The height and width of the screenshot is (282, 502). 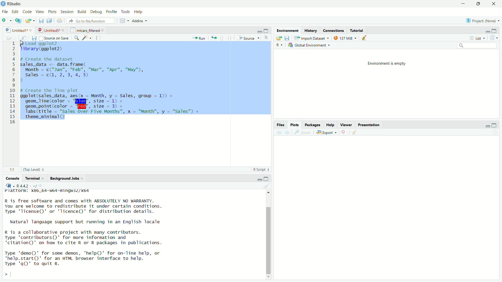 I want to click on Background Jobs, so click(x=65, y=179).